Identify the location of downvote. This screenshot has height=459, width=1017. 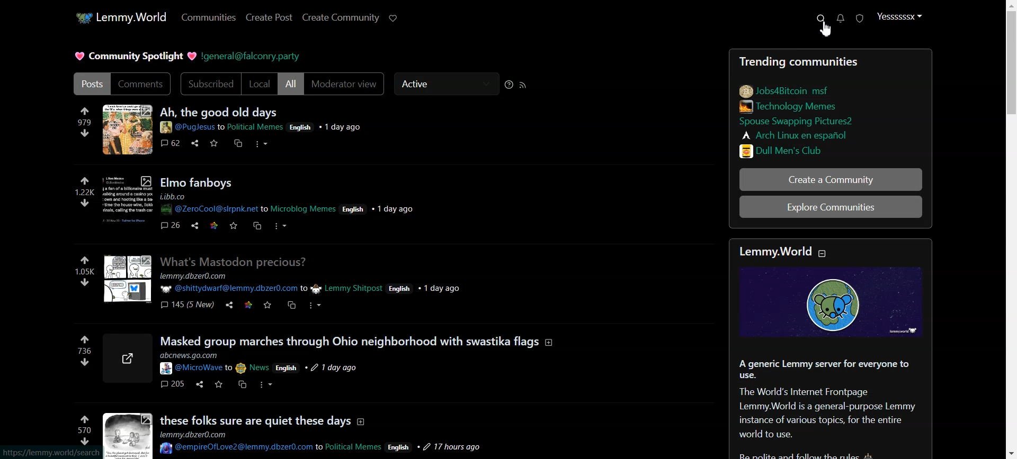
(84, 361).